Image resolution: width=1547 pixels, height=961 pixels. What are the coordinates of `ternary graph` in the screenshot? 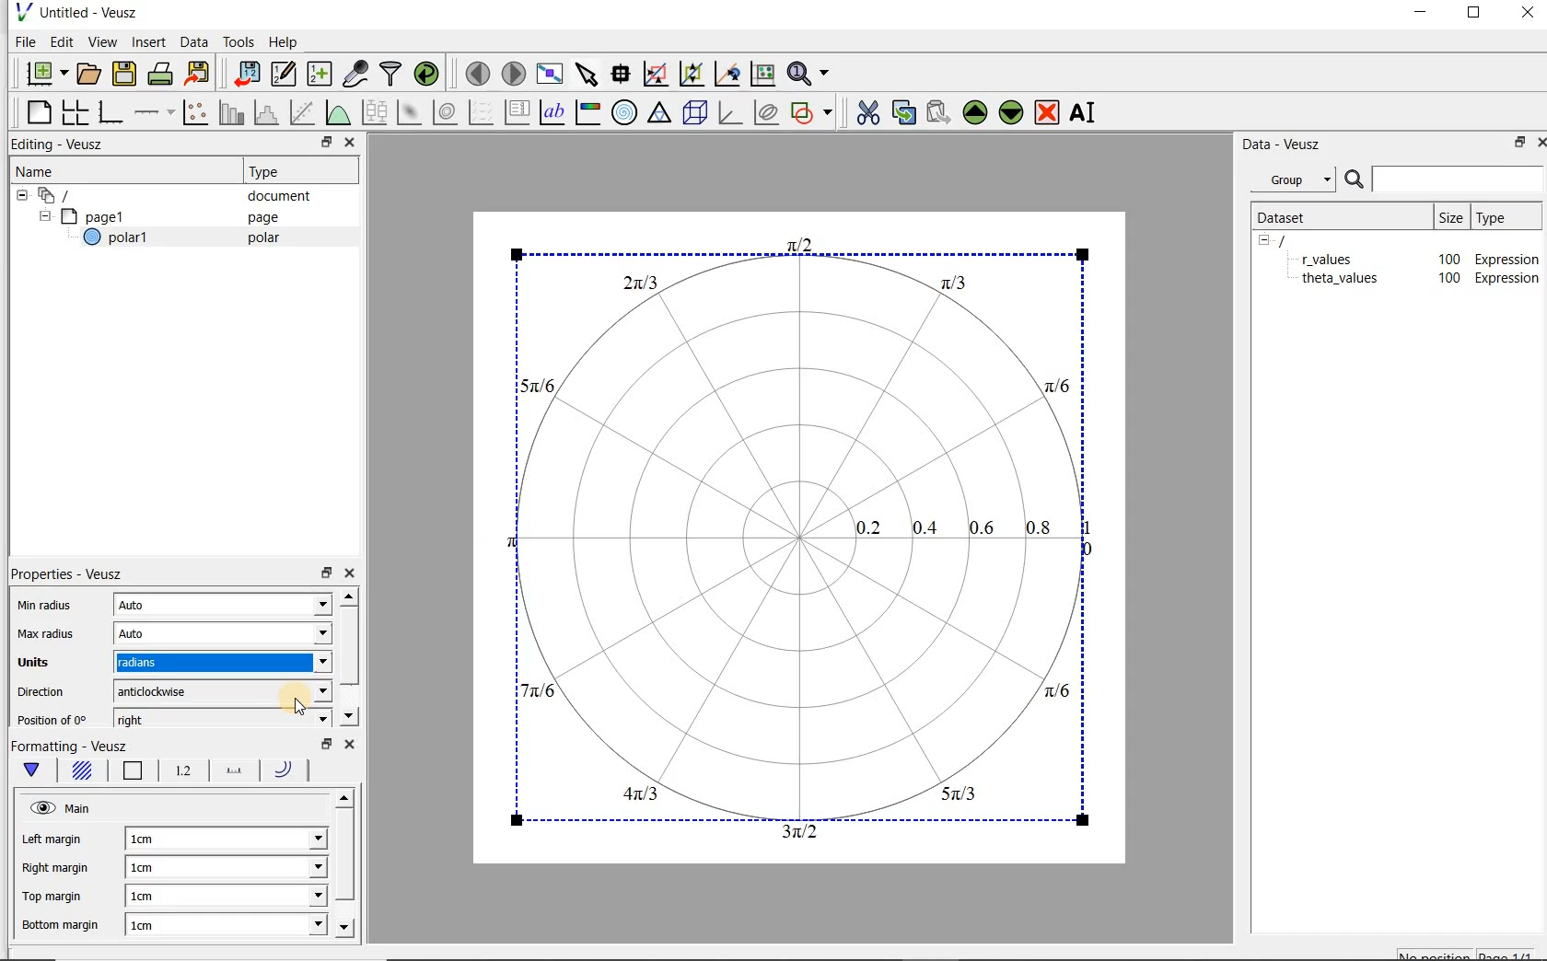 It's located at (661, 113).